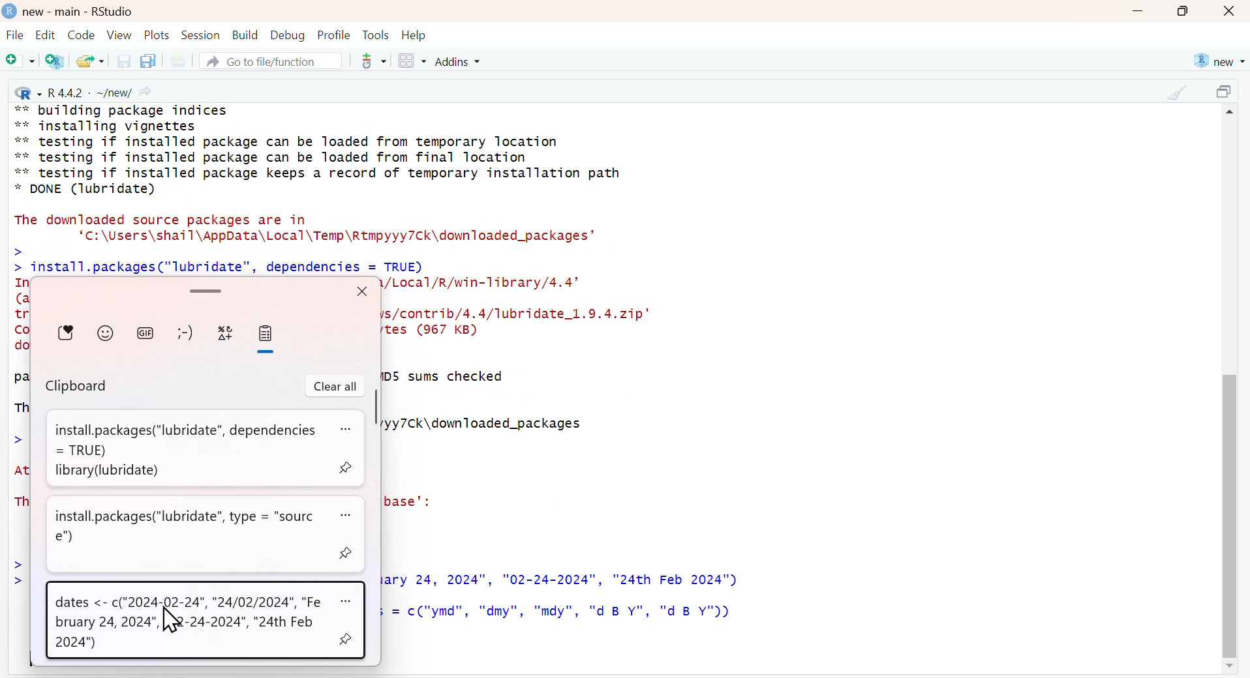 The height and width of the screenshot is (678, 1250). What do you see at coordinates (245, 35) in the screenshot?
I see `Build` at bounding box center [245, 35].